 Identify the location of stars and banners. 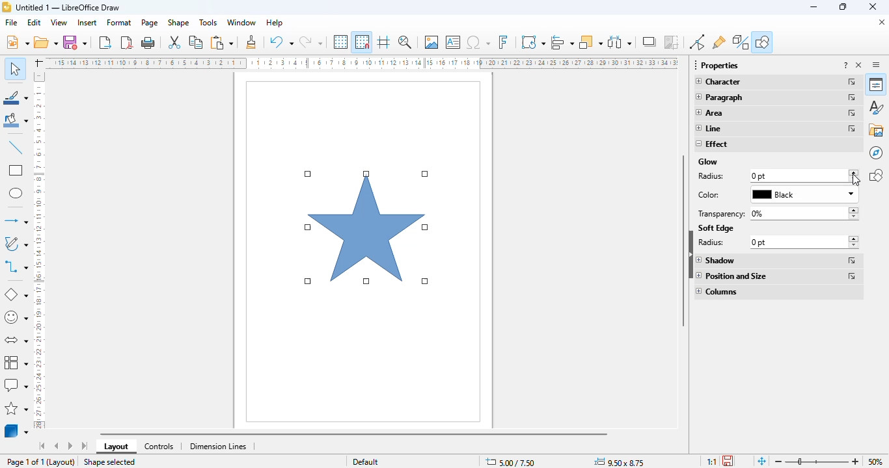
(16, 409).